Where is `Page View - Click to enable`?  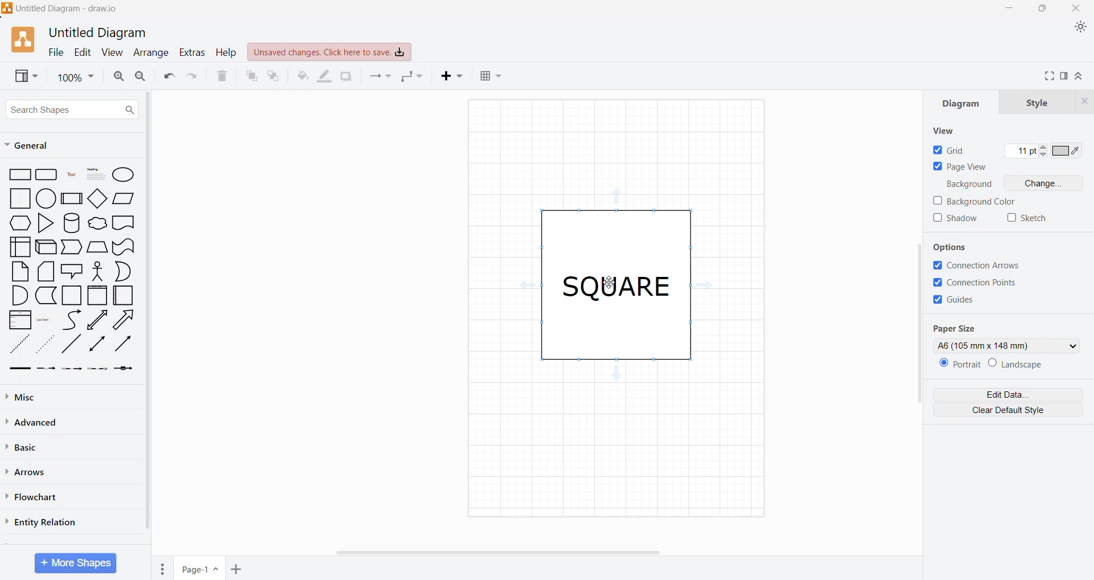
Page View - Click to enable is located at coordinates (961, 167).